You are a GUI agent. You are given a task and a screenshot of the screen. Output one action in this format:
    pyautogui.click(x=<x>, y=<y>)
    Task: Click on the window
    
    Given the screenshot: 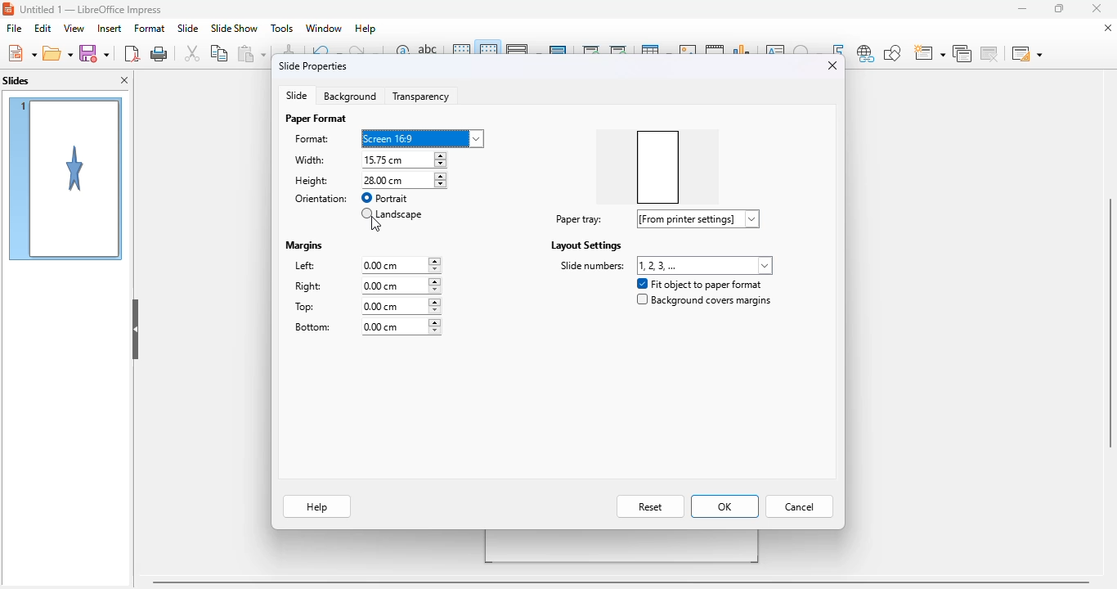 What is the action you would take?
    pyautogui.click(x=322, y=29)
    